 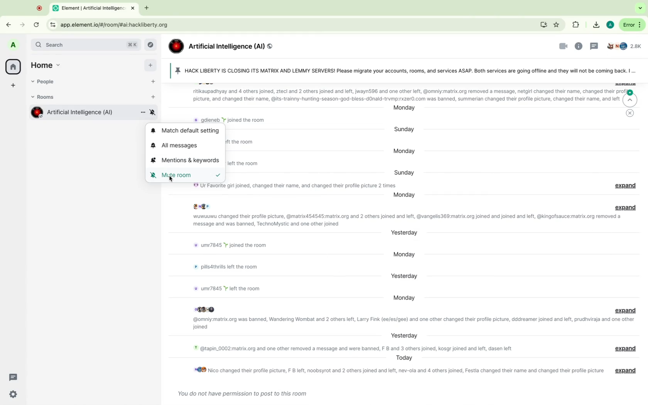 I want to click on message, so click(x=407, y=95).